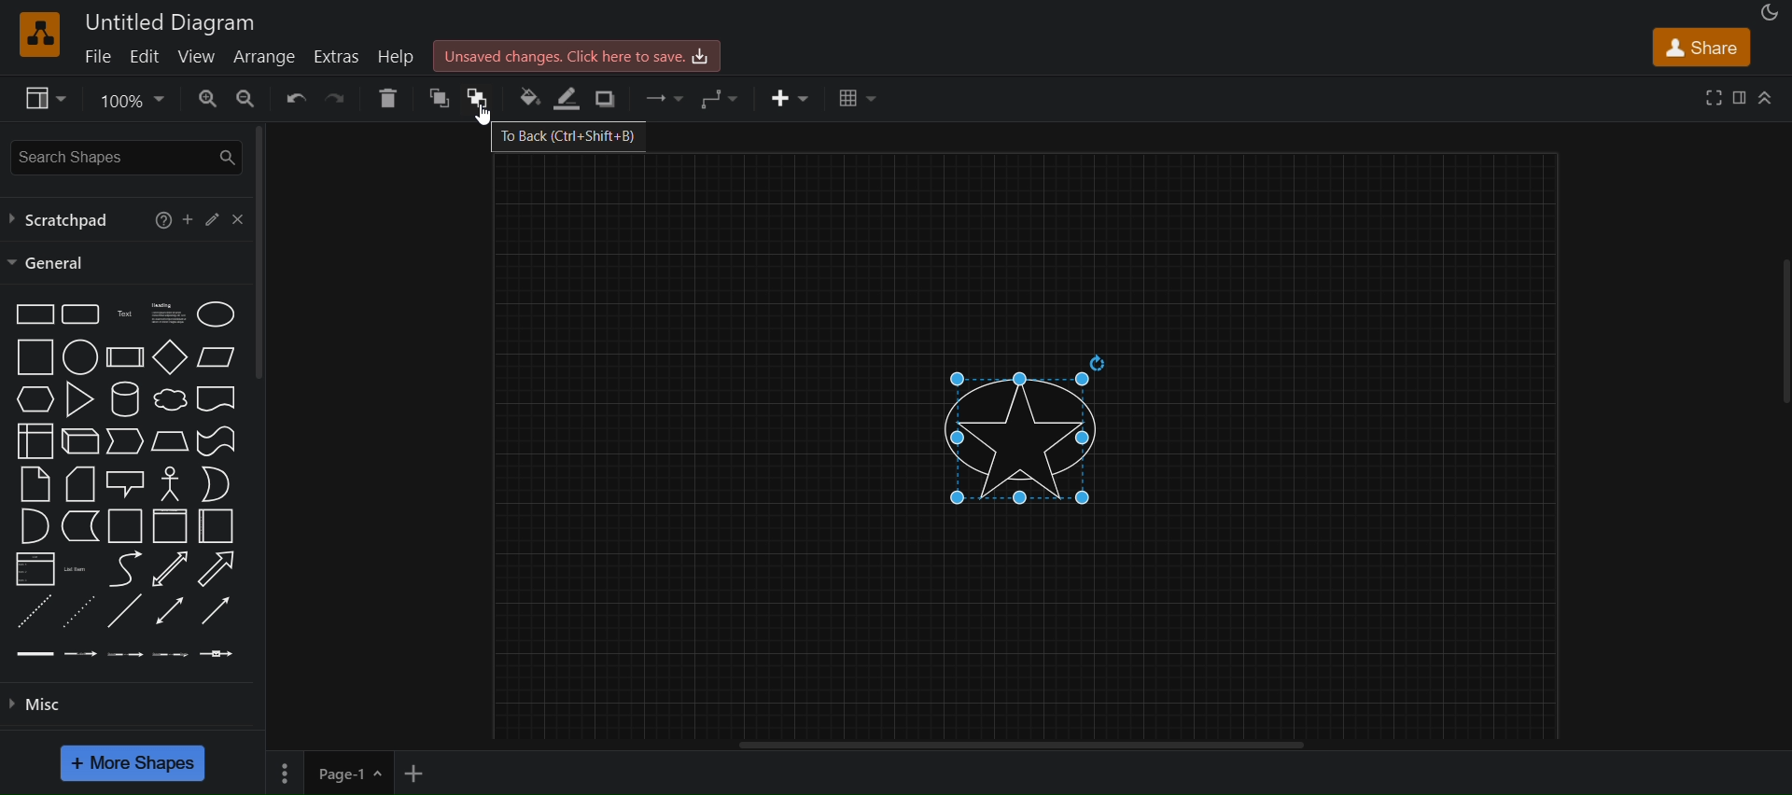  What do you see at coordinates (216, 483) in the screenshot?
I see `or` at bounding box center [216, 483].